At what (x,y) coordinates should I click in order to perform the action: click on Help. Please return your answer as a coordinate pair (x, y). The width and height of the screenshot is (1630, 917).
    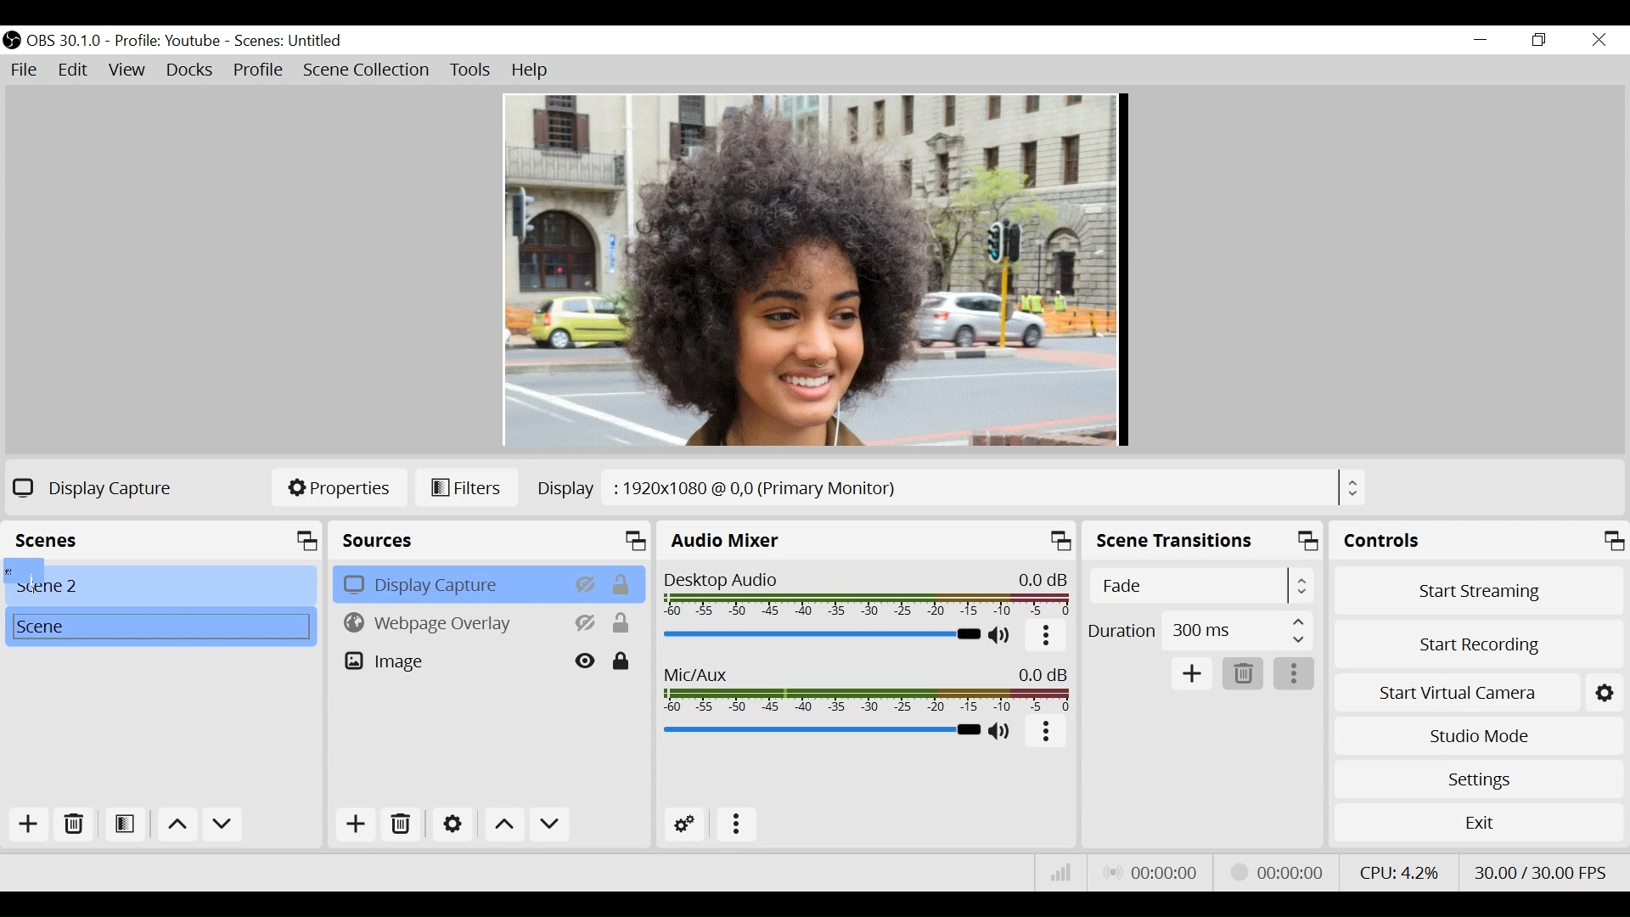
    Looking at the image, I should click on (532, 72).